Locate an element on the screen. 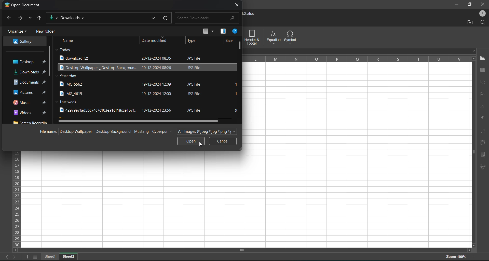 The height and width of the screenshot is (261, 489). change view is located at coordinates (208, 32).